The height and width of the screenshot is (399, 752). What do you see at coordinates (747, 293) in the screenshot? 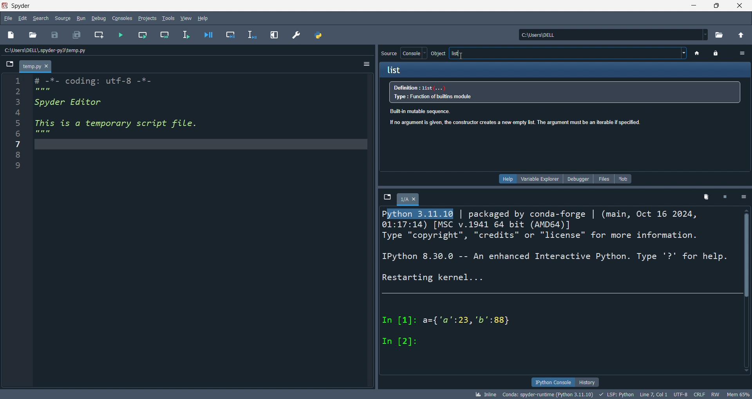
I see `scroll bar` at bounding box center [747, 293].